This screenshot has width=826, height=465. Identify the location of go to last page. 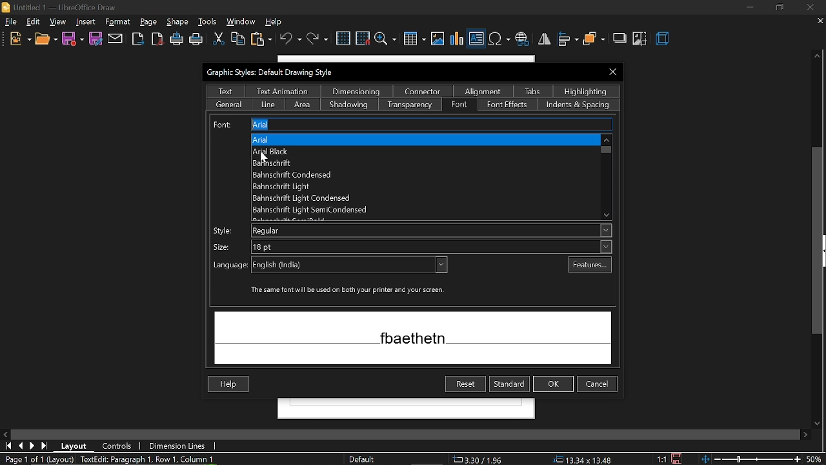
(45, 446).